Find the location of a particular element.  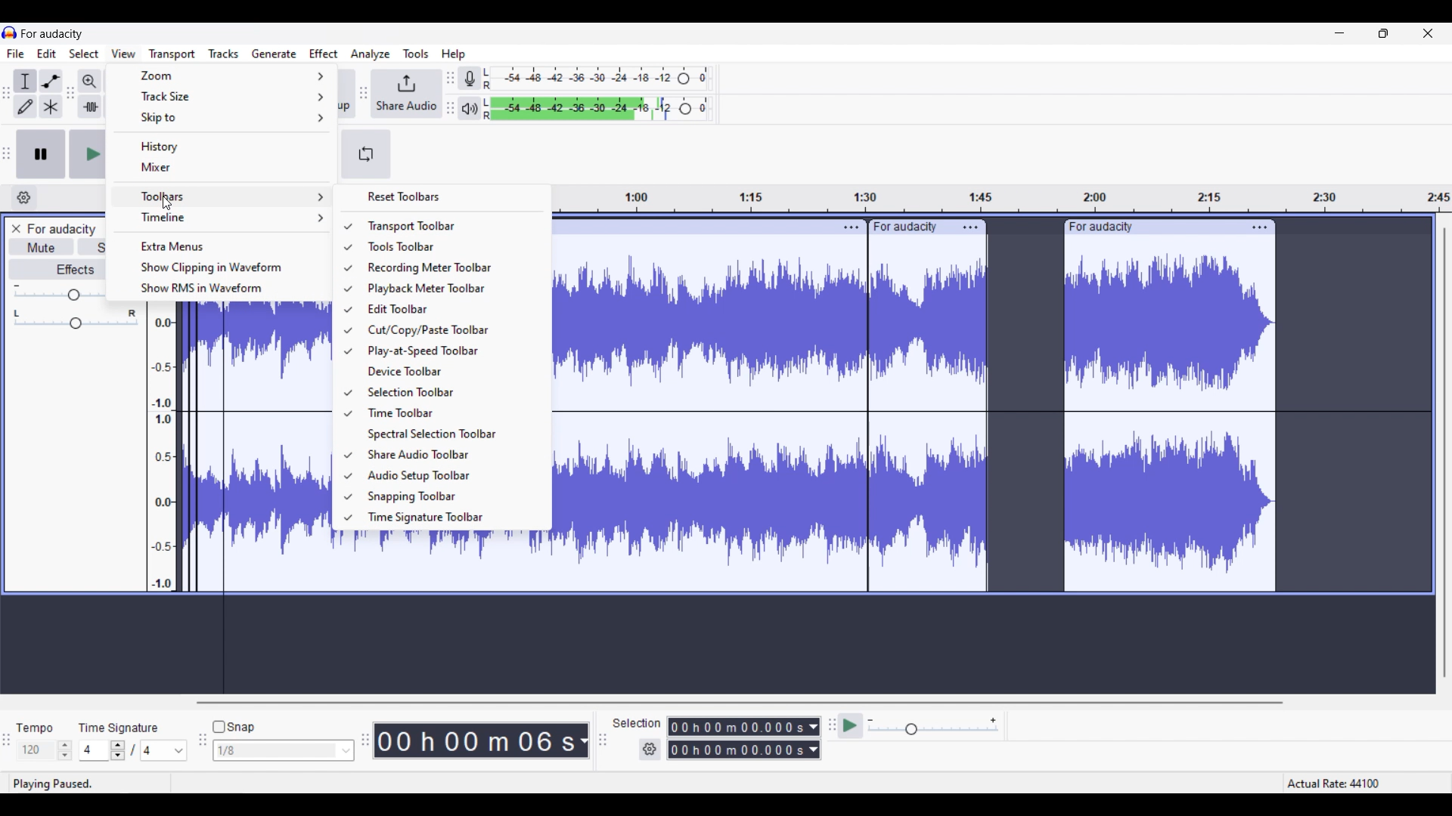

Time signature settings is located at coordinates (134, 750).